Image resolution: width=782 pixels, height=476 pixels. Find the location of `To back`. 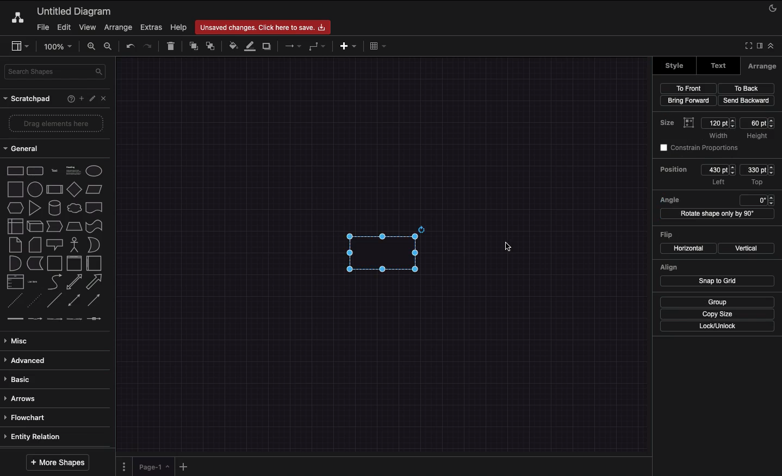

To back is located at coordinates (747, 87).